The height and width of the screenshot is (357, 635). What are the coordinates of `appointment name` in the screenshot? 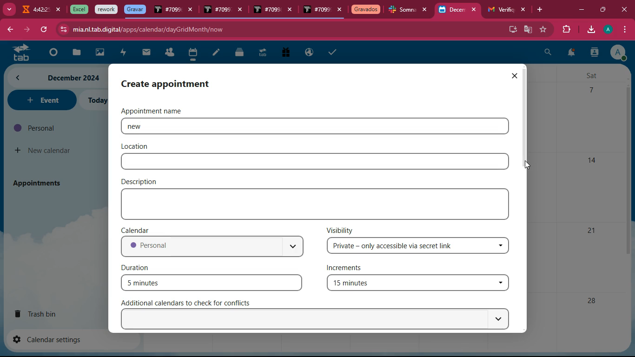 It's located at (158, 111).